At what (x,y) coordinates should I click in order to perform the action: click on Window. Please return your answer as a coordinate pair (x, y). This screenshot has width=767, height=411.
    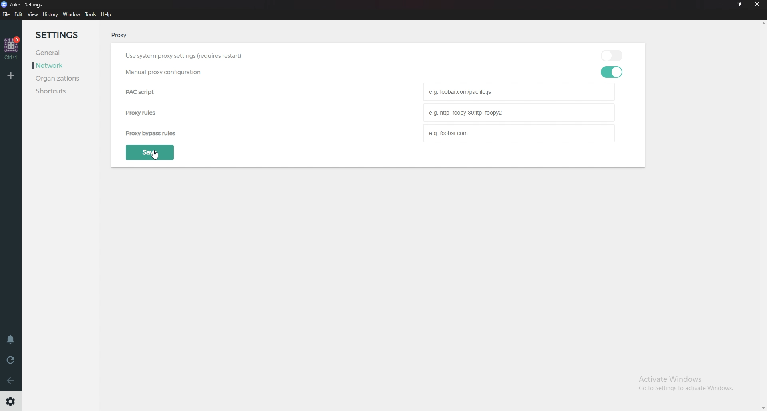
    Looking at the image, I should click on (71, 15).